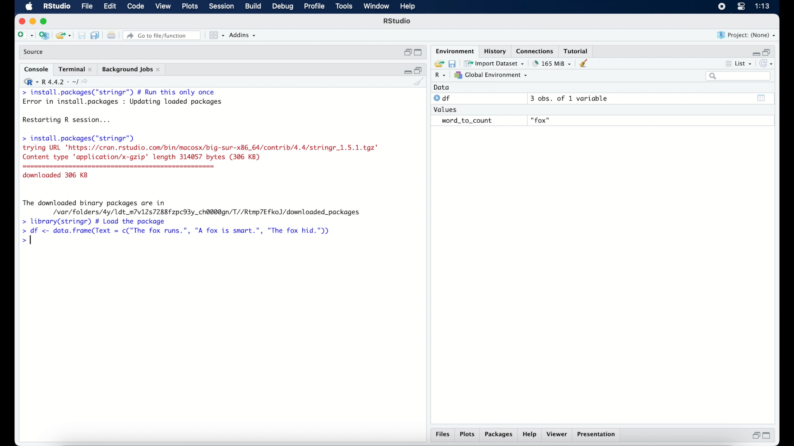  Describe the element at coordinates (746, 35) in the screenshot. I see `project (none)` at that location.